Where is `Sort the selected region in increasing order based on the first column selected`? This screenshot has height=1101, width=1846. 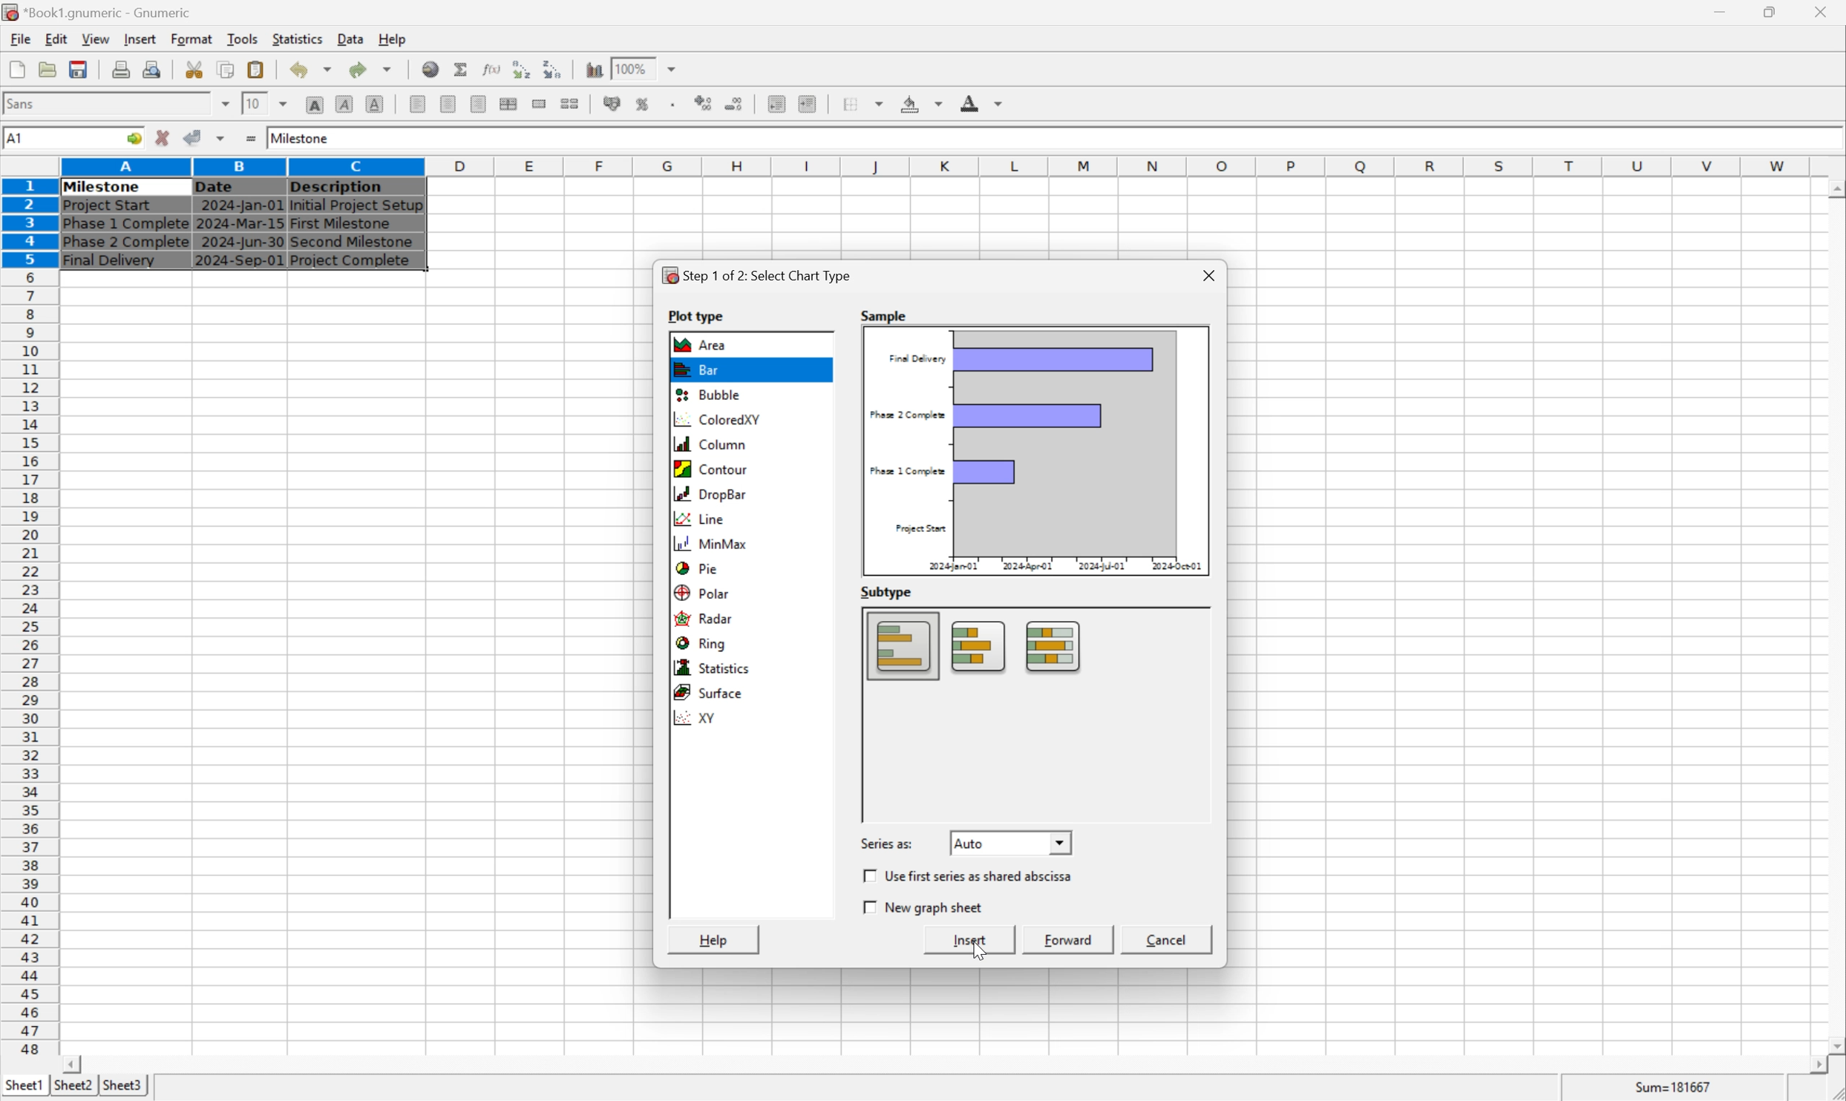
Sort the selected region in increasing order based on the first column selected is located at coordinates (518, 69).